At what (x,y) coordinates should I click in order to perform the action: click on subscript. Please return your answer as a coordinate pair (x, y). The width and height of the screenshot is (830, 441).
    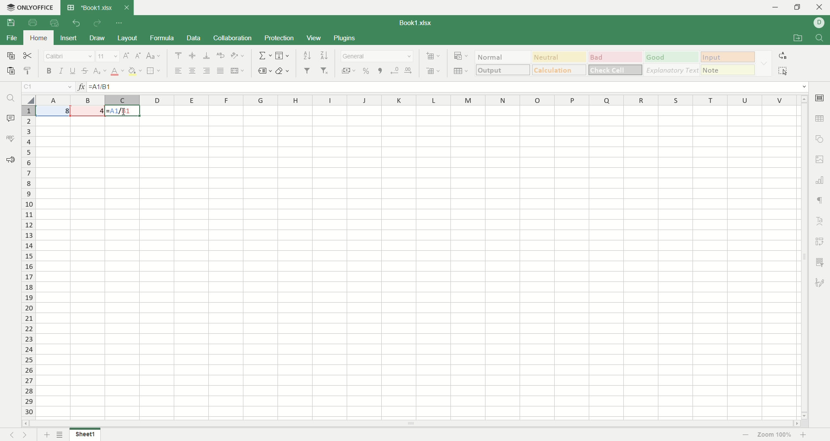
    Looking at the image, I should click on (101, 71).